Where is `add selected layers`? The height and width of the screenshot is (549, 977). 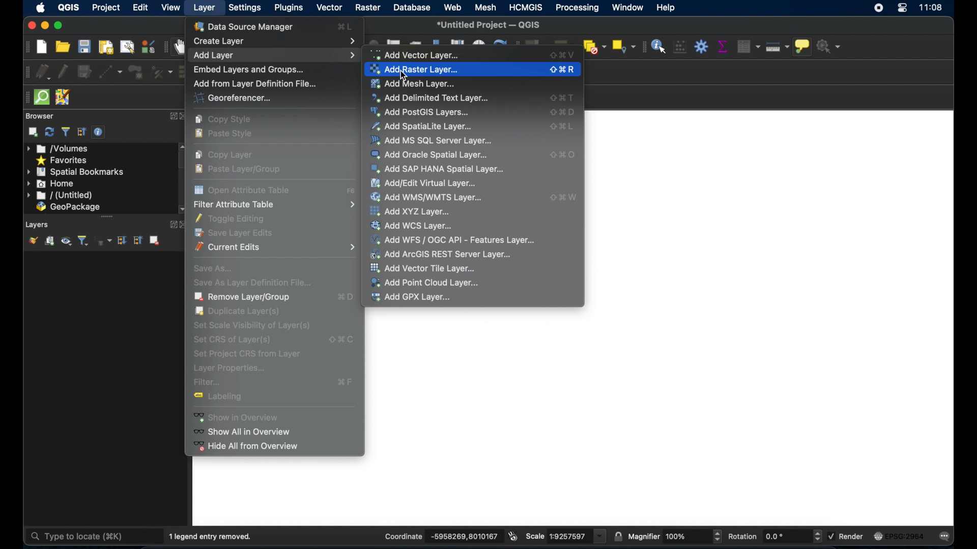
add selected layers is located at coordinates (33, 132).